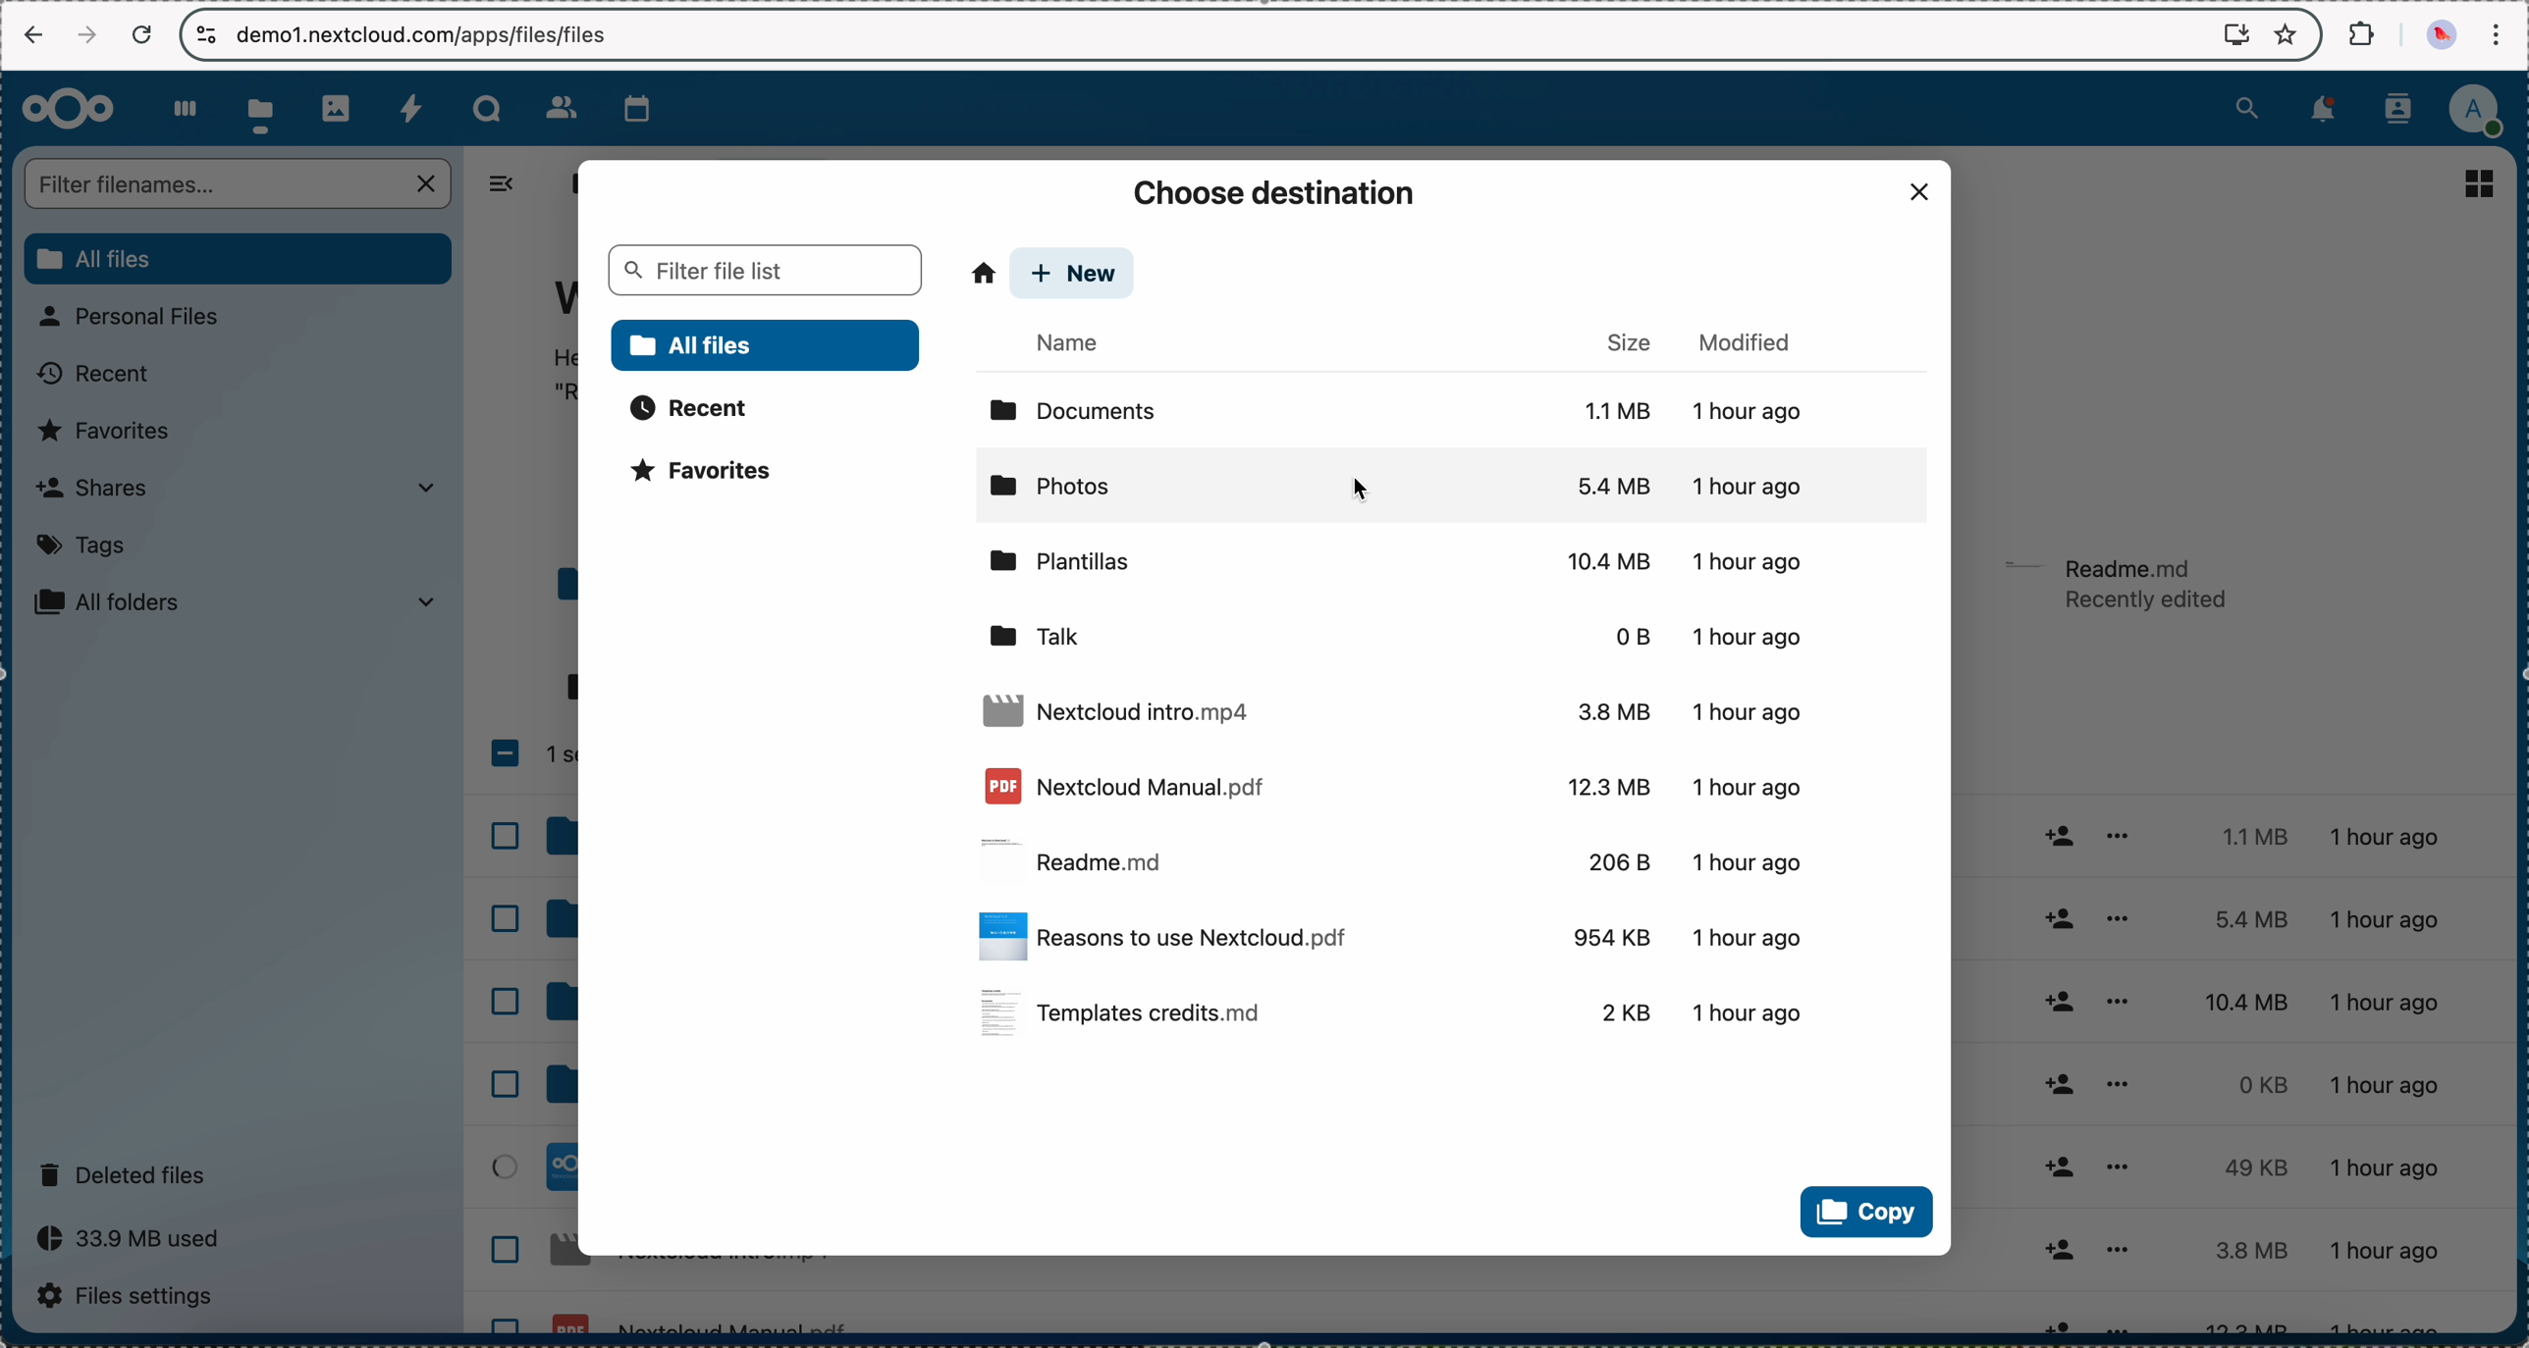 This screenshot has width=2529, height=1348. Describe the element at coordinates (1863, 1213) in the screenshot. I see `copy button` at that location.